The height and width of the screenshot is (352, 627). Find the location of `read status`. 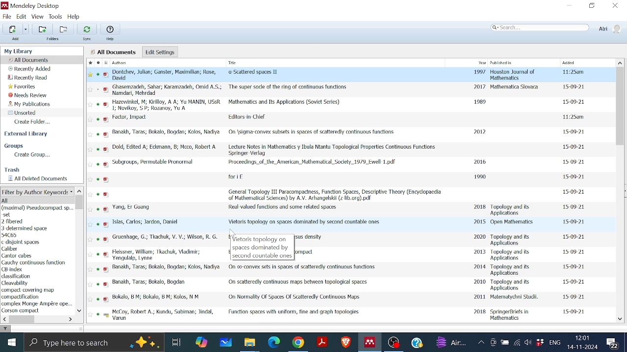

read status is located at coordinates (98, 164).